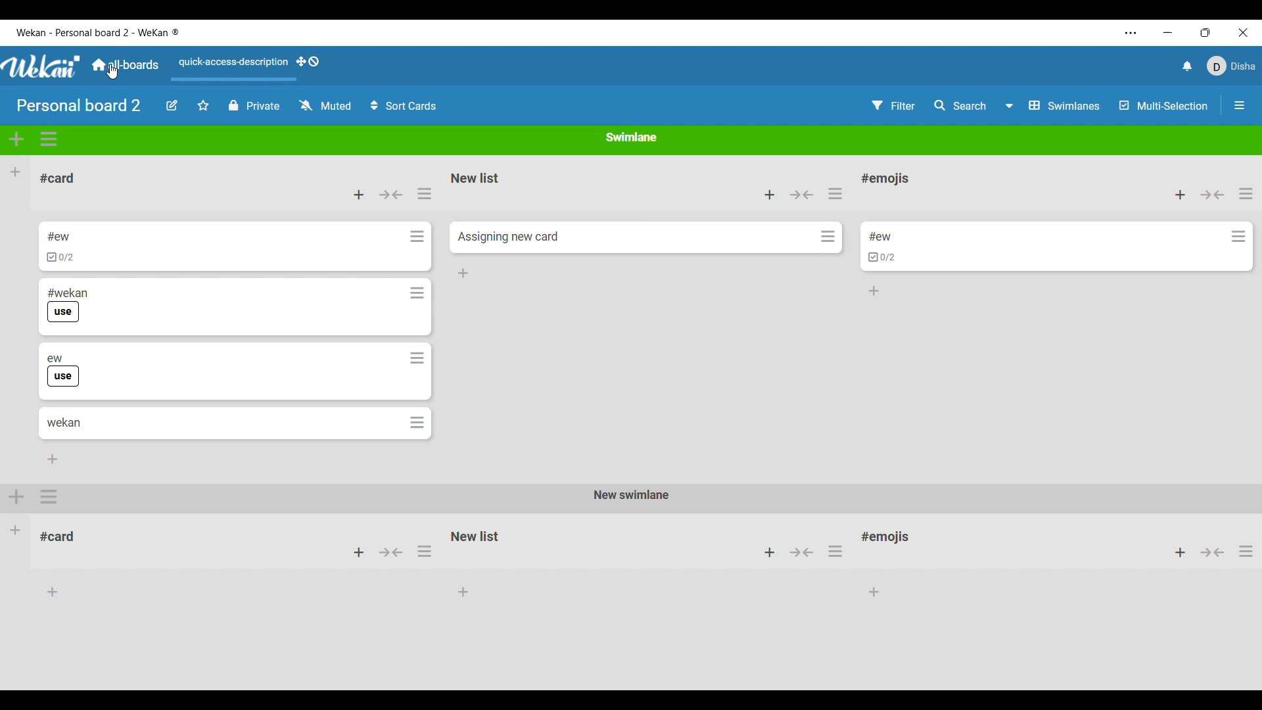 The width and height of the screenshot is (1262, 710). I want to click on Card actions, so click(417, 358).